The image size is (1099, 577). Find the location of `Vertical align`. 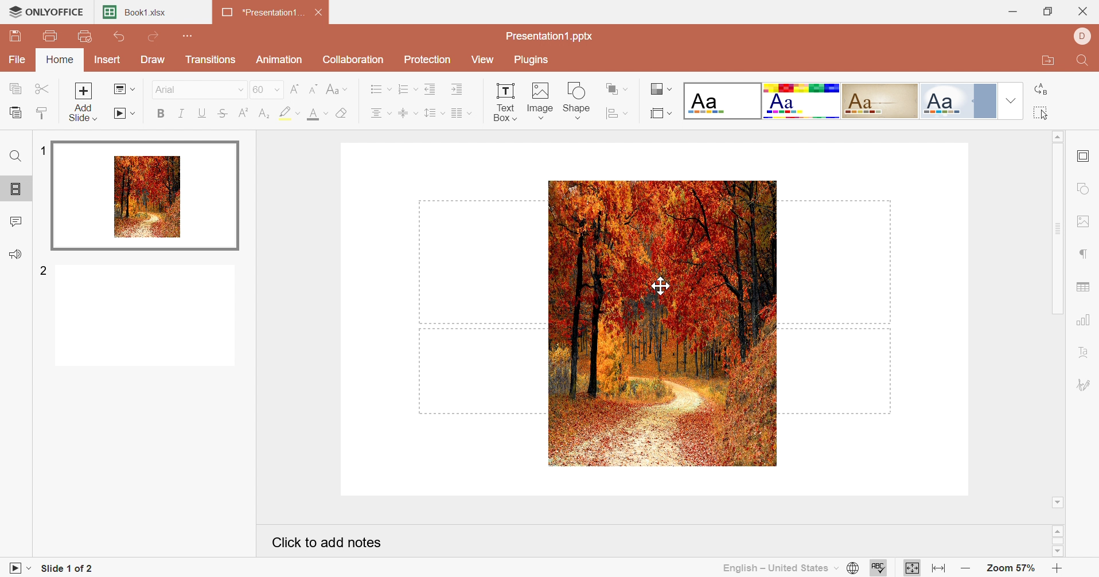

Vertical align is located at coordinates (405, 114).